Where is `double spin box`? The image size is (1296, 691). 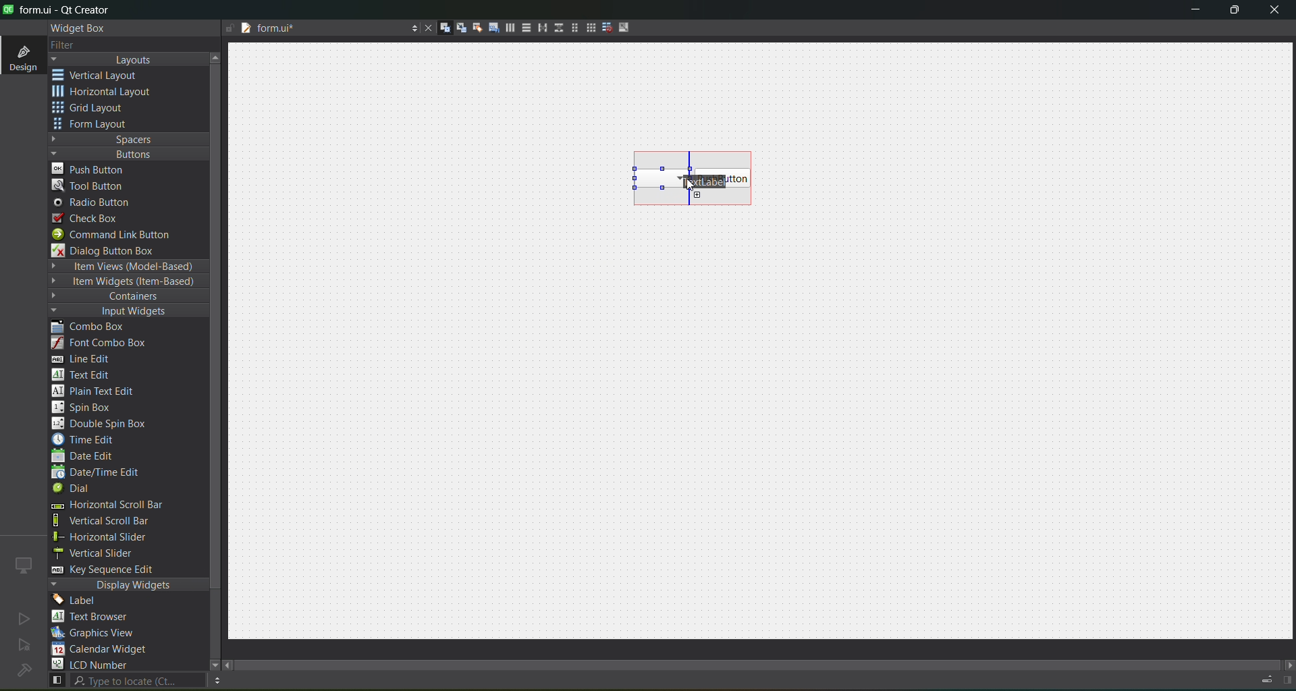
double spin box is located at coordinates (109, 424).